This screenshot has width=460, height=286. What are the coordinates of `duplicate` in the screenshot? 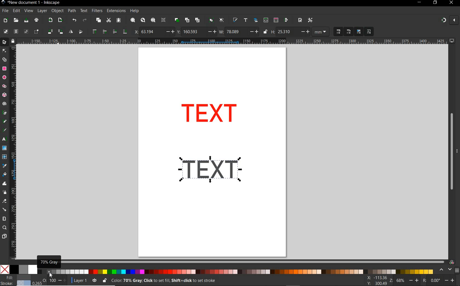 It's located at (177, 20).